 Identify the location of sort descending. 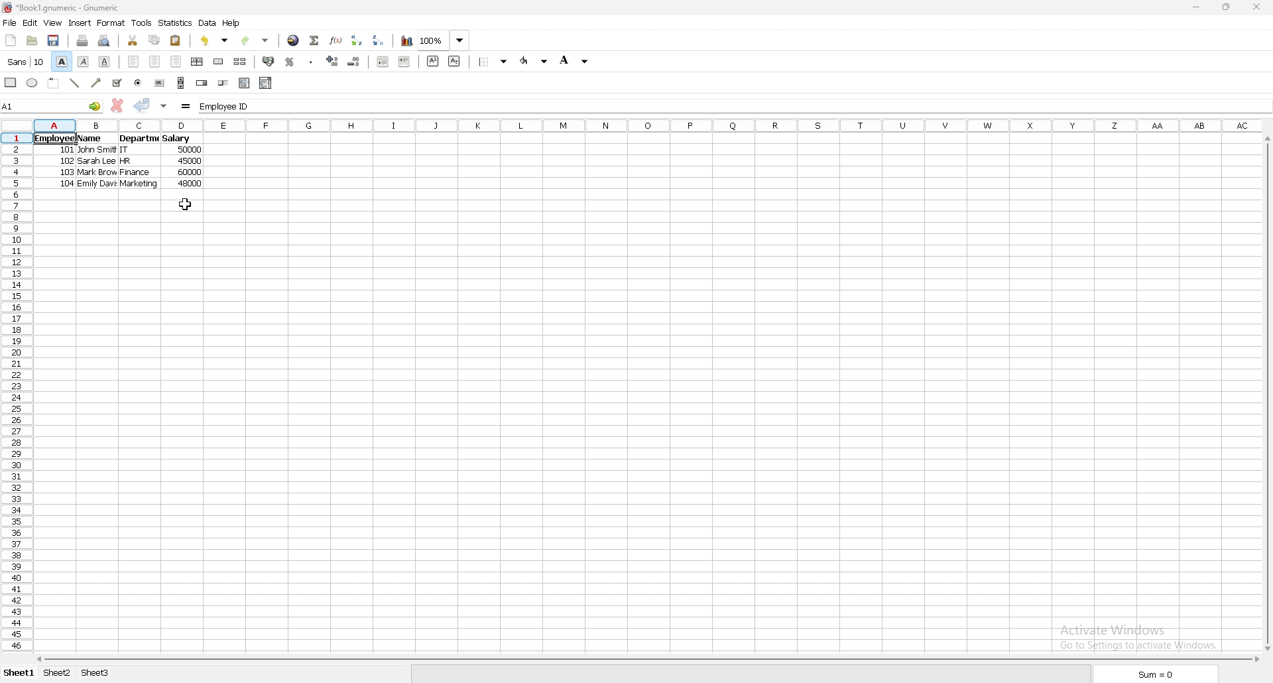
(379, 40).